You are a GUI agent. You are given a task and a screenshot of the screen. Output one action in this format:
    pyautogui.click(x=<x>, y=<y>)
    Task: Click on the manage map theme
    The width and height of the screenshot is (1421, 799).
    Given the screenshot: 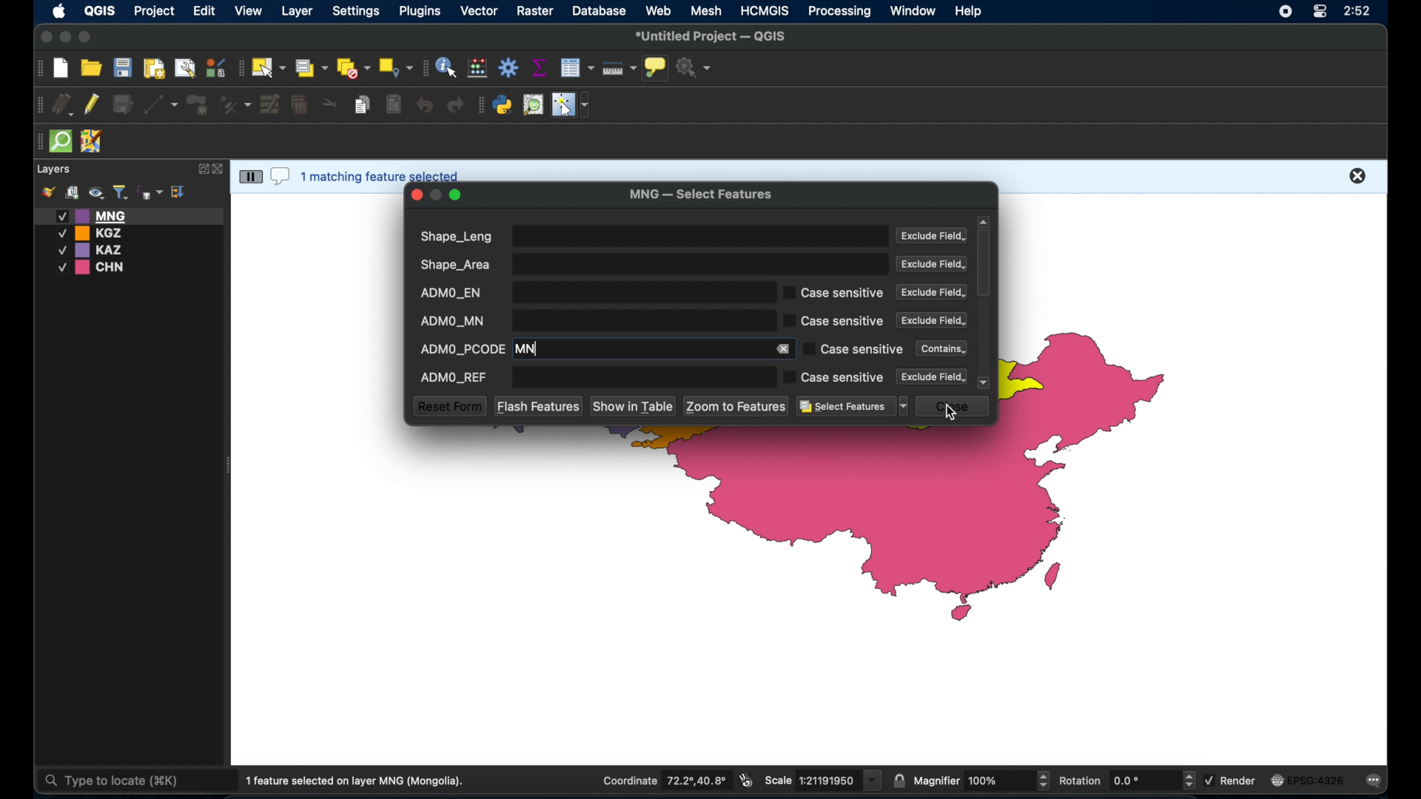 What is the action you would take?
    pyautogui.click(x=95, y=193)
    